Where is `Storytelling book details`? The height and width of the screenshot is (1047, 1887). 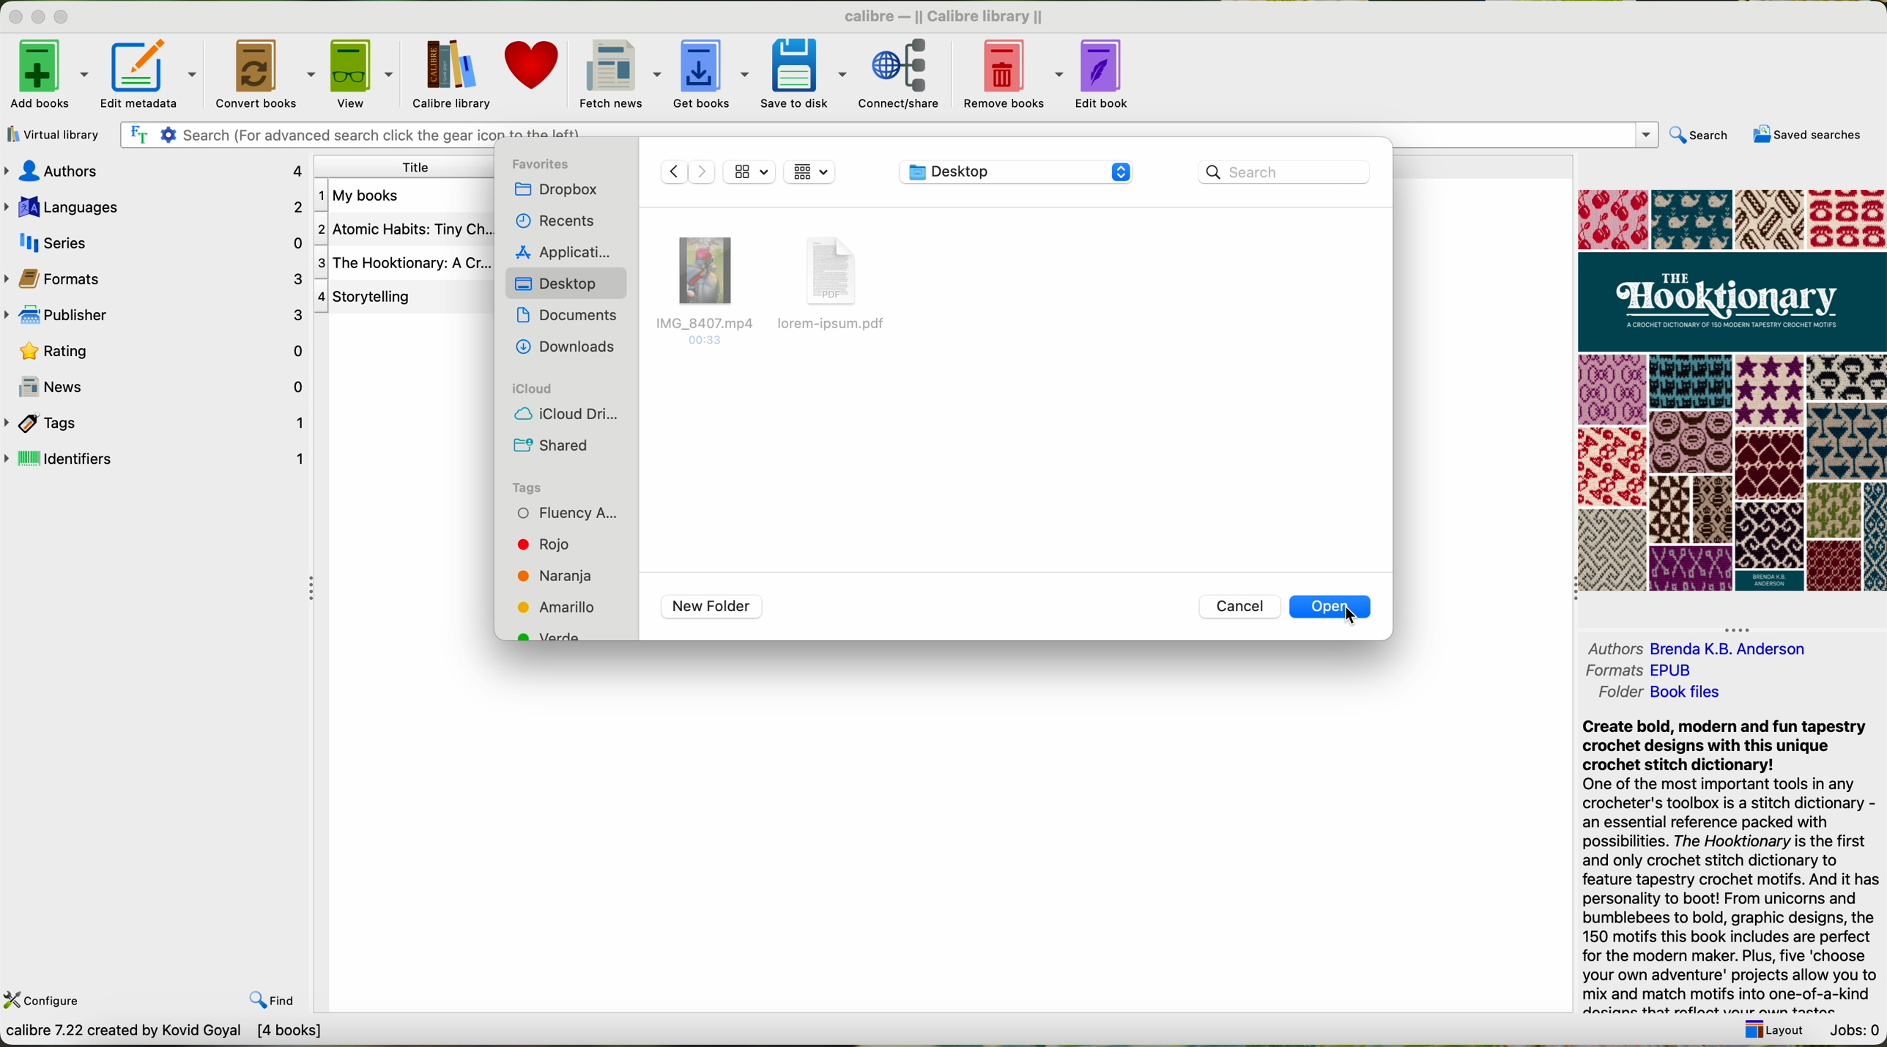
Storytelling book details is located at coordinates (395, 264).